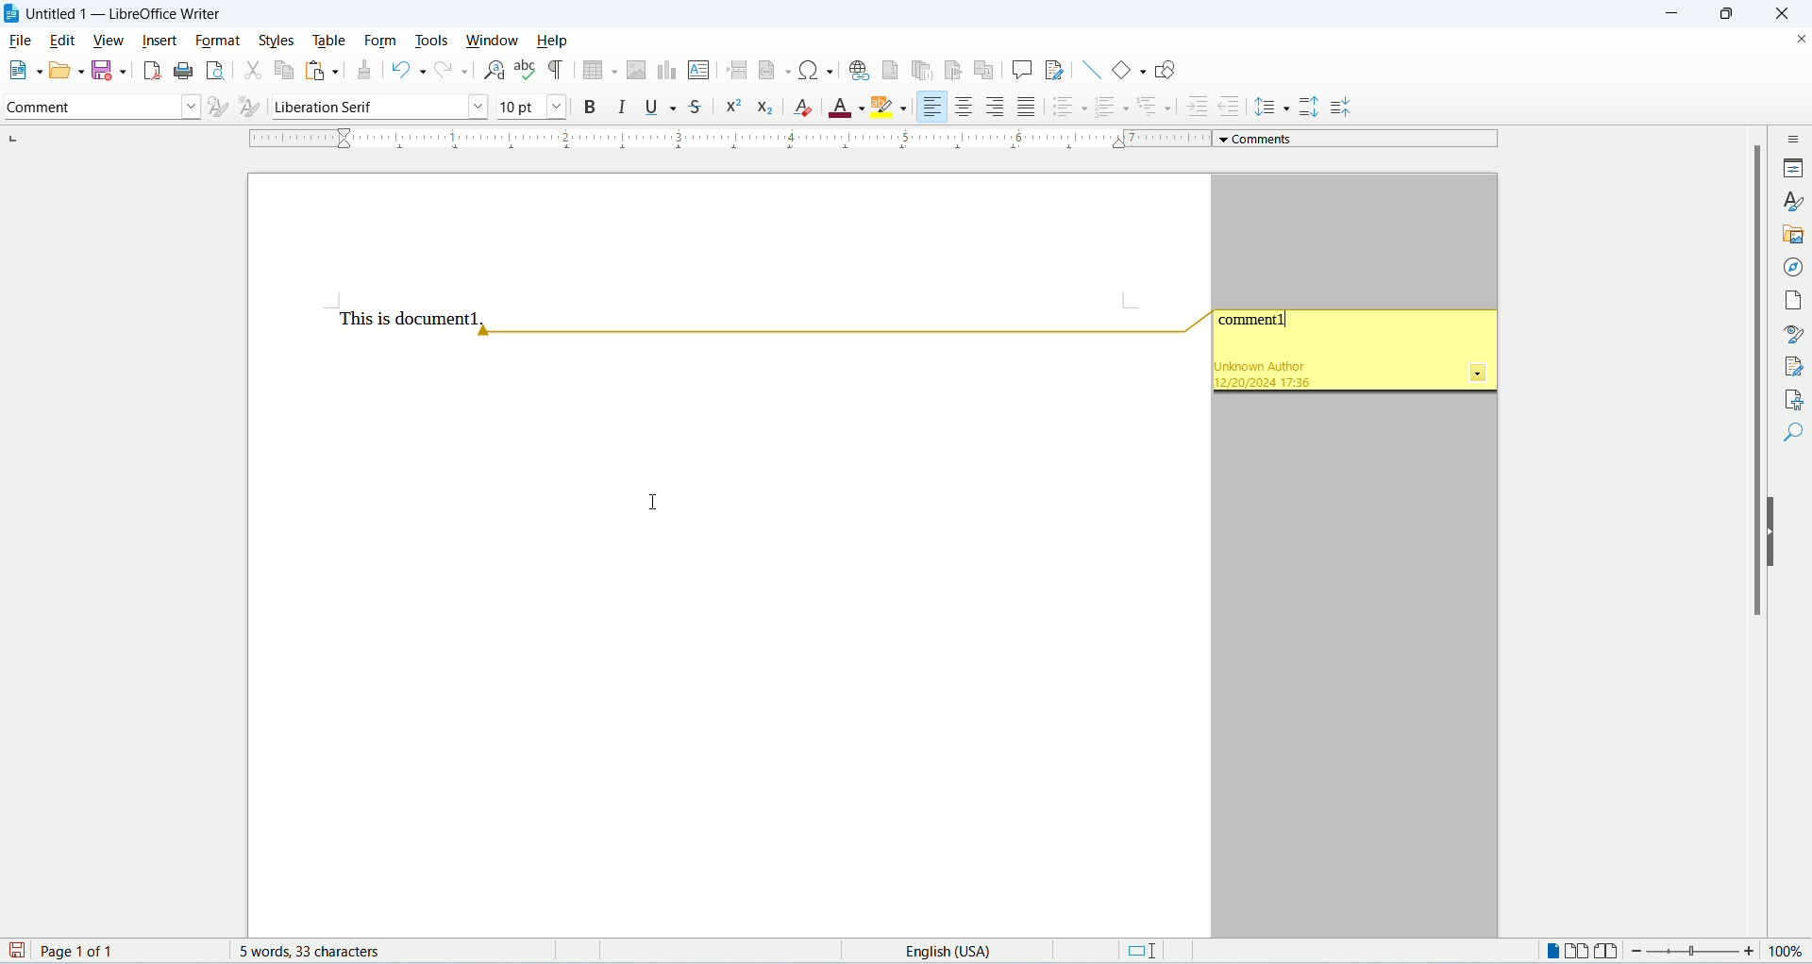 This screenshot has width=1812, height=964. What do you see at coordinates (656, 503) in the screenshot?
I see `cursor` at bounding box center [656, 503].